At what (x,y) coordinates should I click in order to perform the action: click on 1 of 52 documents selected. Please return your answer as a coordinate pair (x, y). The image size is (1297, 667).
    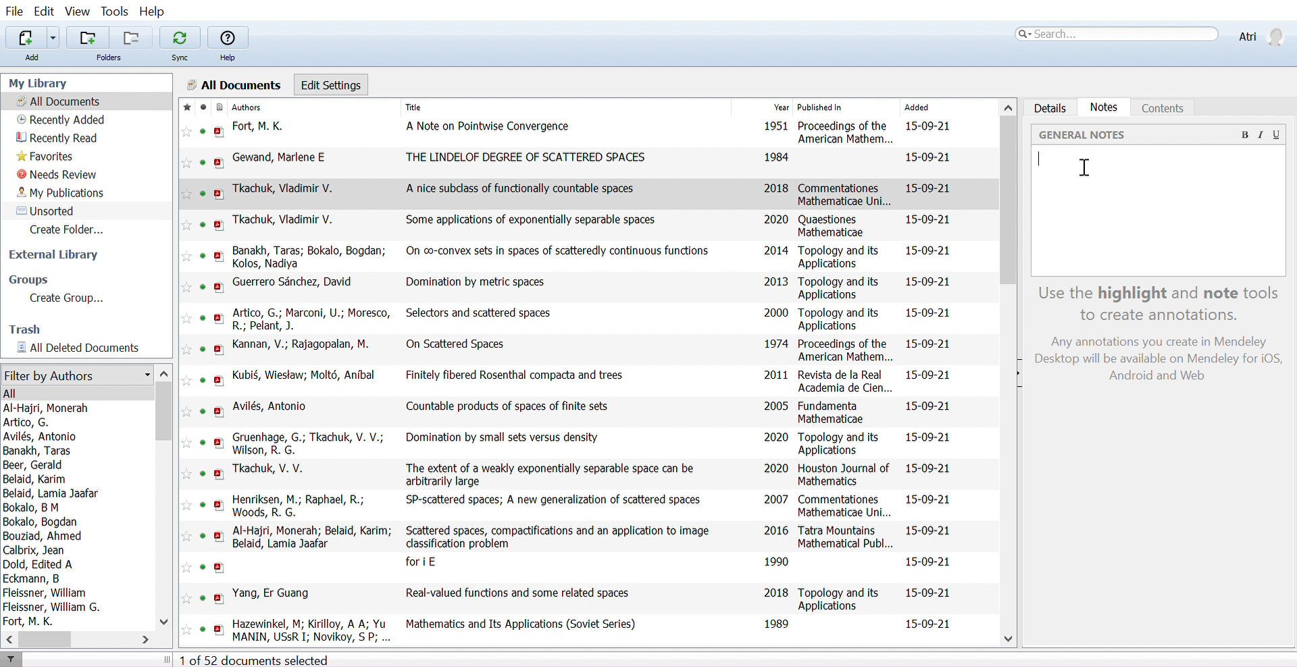
    Looking at the image, I should click on (261, 659).